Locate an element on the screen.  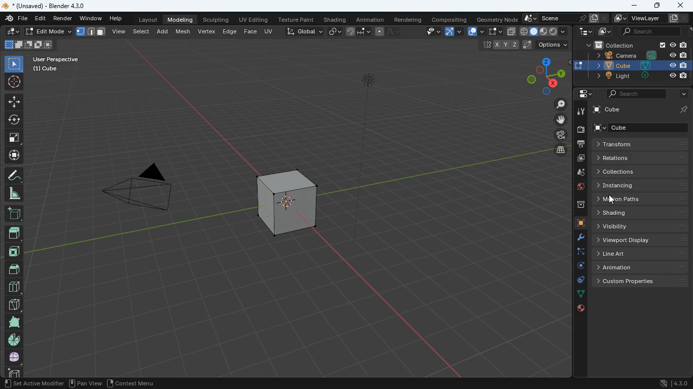
scene is located at coordinates (563, 18).